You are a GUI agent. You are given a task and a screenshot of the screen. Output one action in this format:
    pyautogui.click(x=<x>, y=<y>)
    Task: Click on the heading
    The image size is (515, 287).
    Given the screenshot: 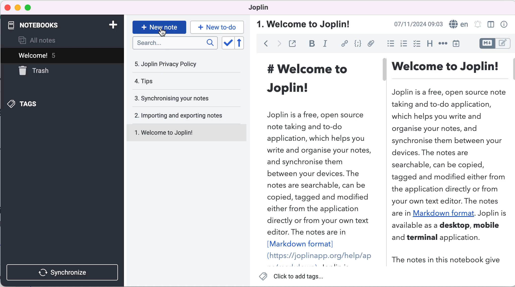 What is the action you would take?
    pyautogui.click(x=429, y=44)
    